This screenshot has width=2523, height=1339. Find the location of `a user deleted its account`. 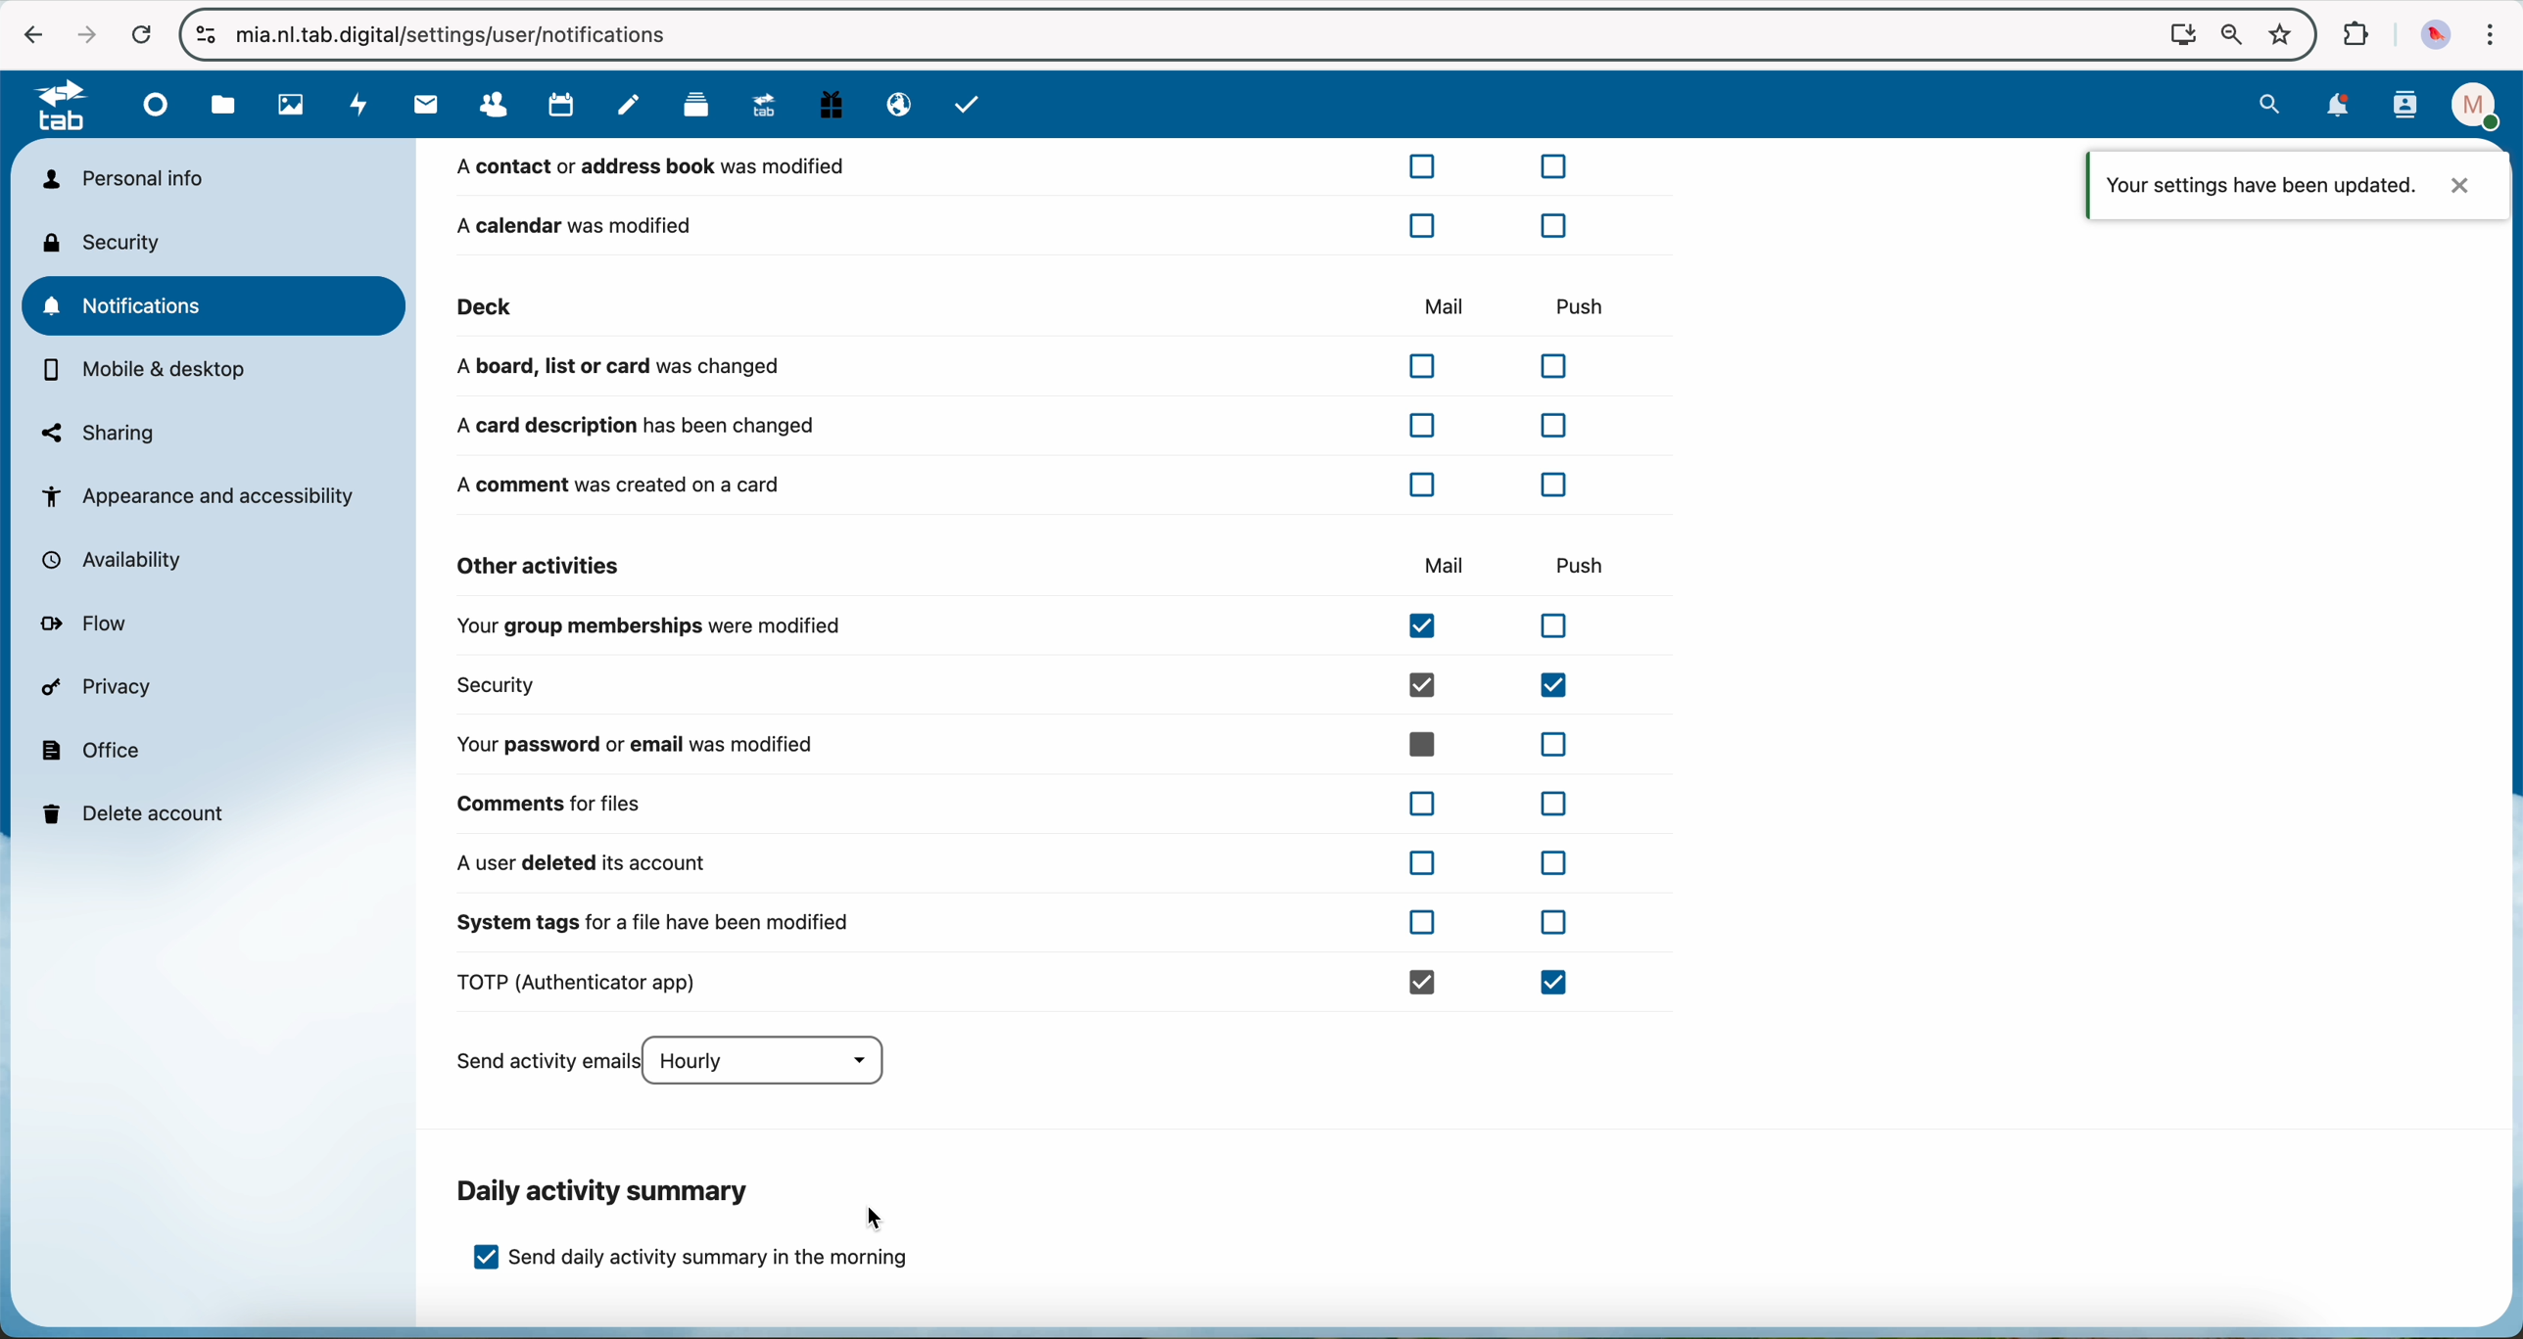

a user deleted its account is located at coordinates (1011, 863).